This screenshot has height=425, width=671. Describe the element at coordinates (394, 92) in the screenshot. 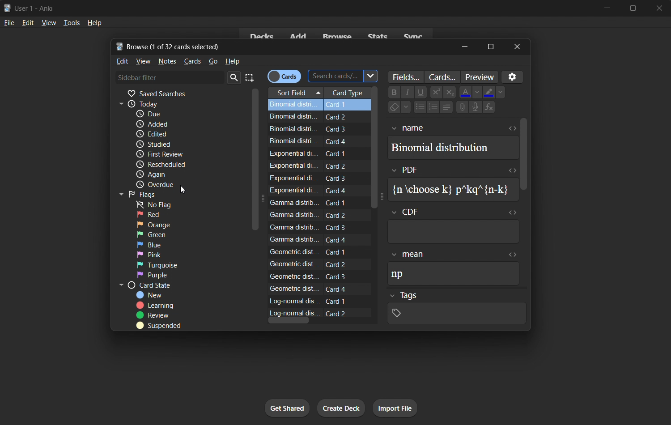

I see `Bold` at that location.